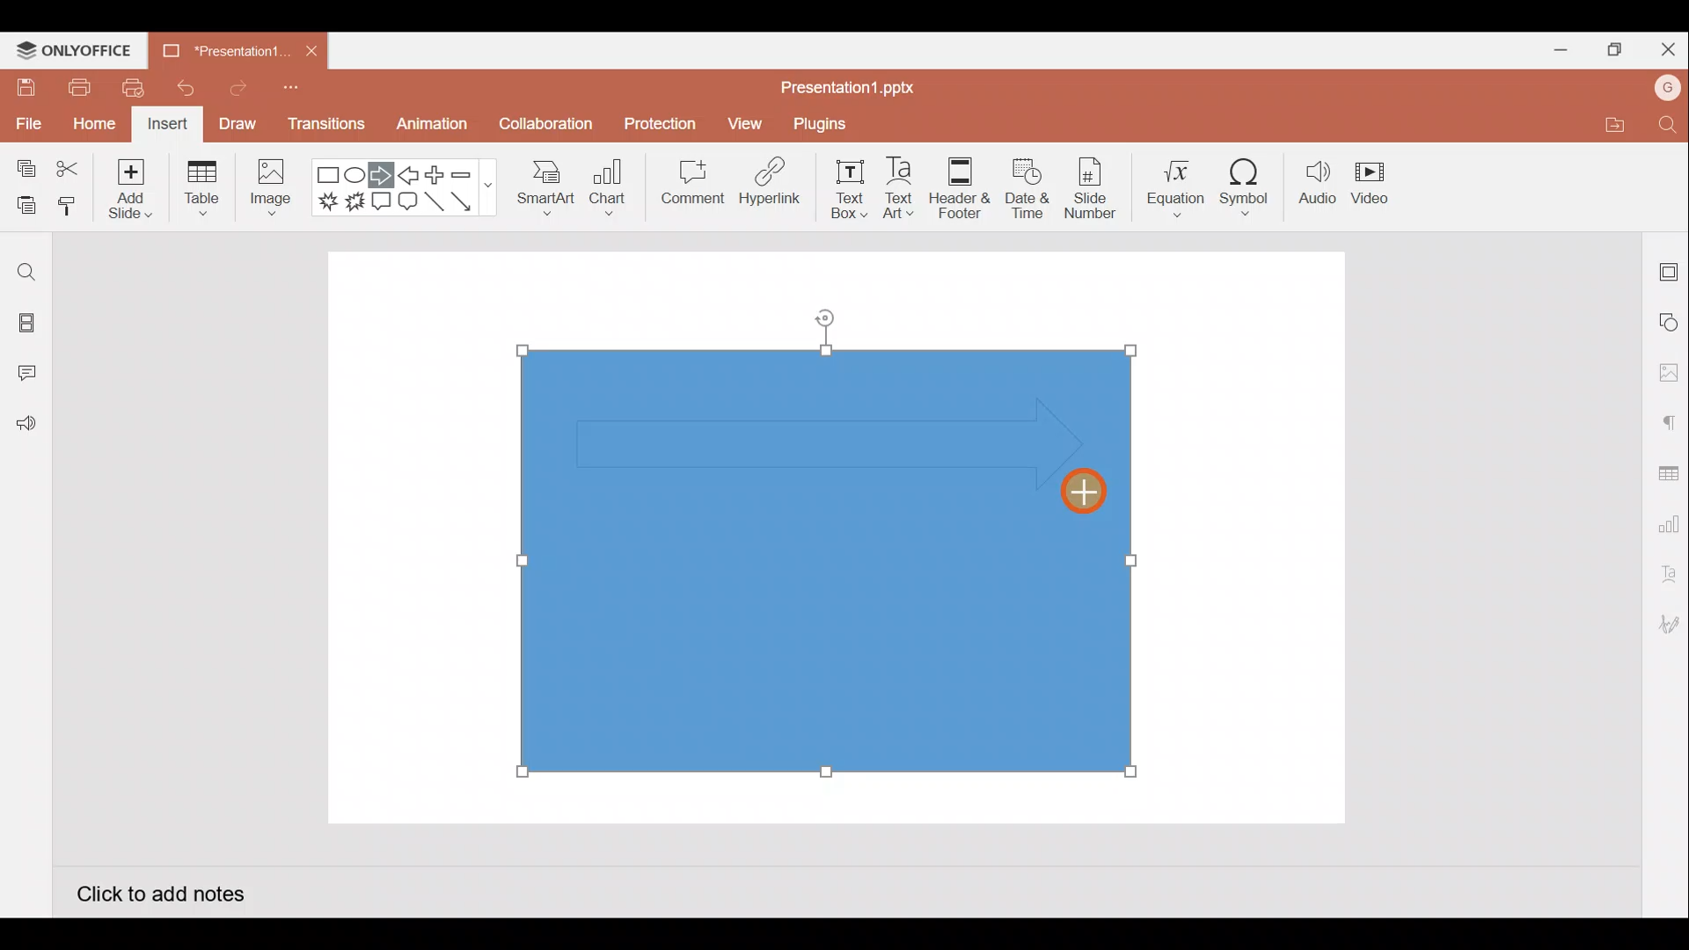 The height and width of the screenshot is (950, 1689). What do you see at coordinates (434, 128) in the screenshot?
I see `Animation` at bounding box center [434, 128].